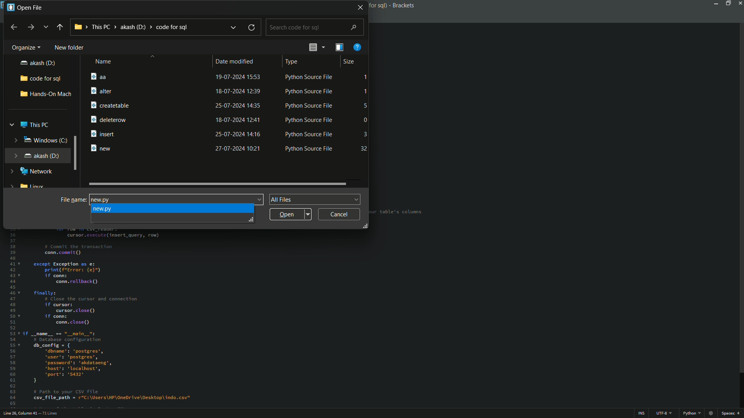 This screenshot has height=418, width=744. What do you see at coordinates (291, 214) in the screenshot?
I see `open` at bounding box center [291, 214].